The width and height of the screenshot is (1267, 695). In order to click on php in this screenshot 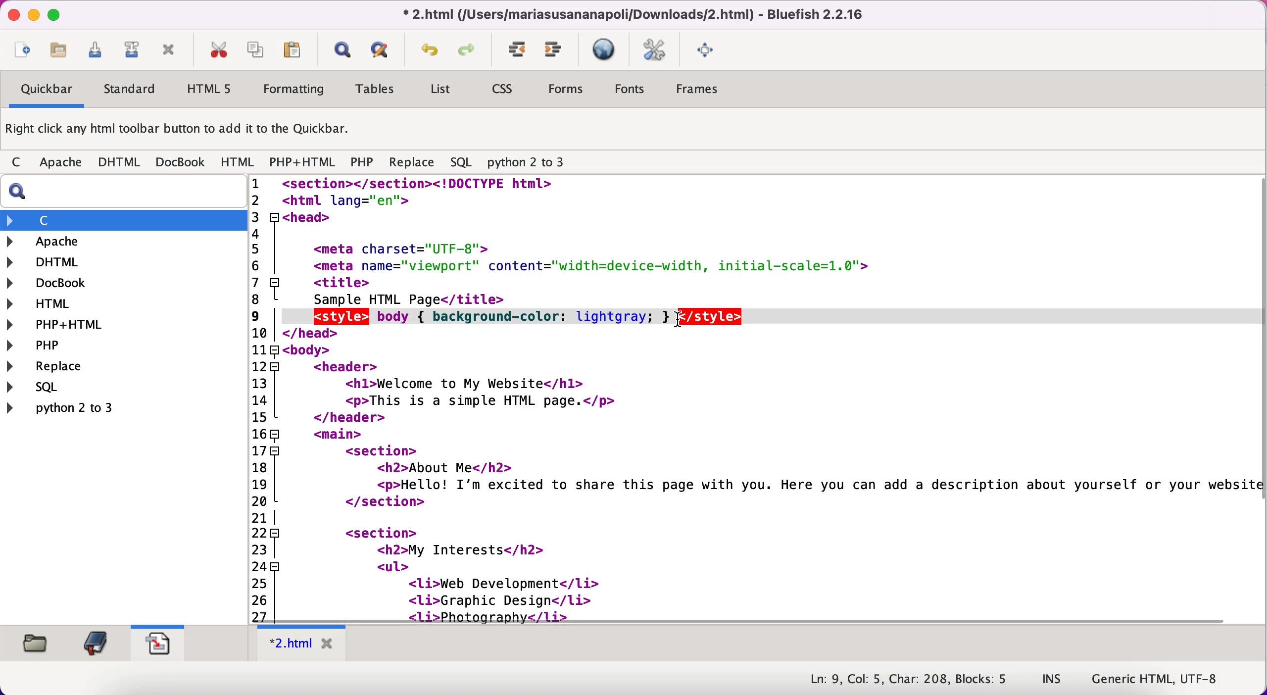, I will do `click(62, 345)`.